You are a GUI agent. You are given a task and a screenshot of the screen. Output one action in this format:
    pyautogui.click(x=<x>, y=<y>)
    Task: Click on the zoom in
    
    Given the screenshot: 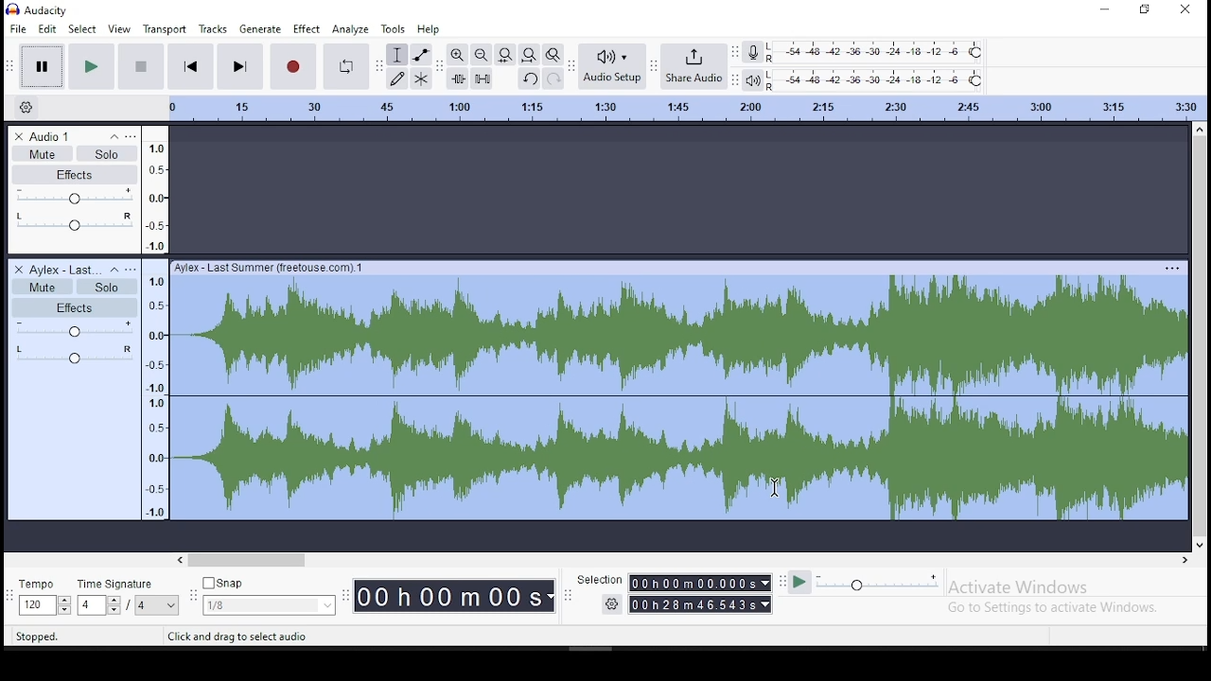 What is the action you would take?
    pyautogui.click(x=457, y=55)
    